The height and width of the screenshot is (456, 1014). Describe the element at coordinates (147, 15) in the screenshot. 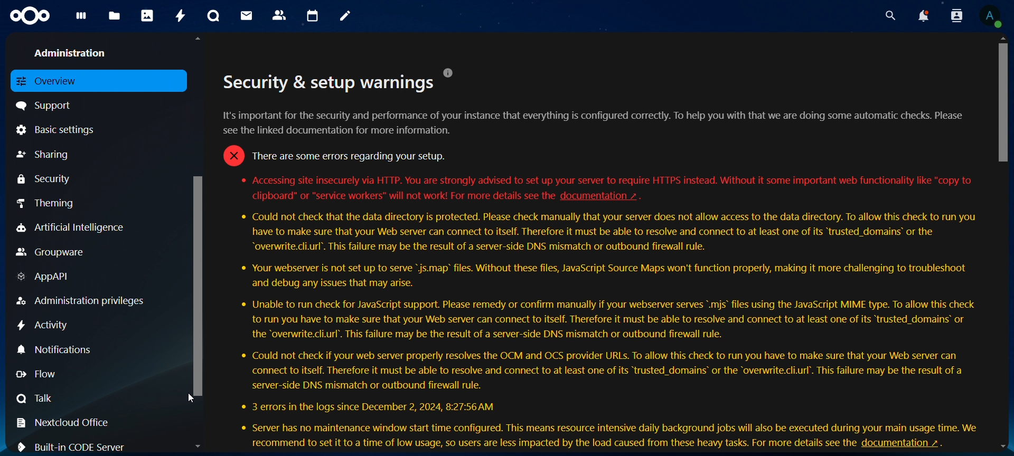

I see `photos` at that location.